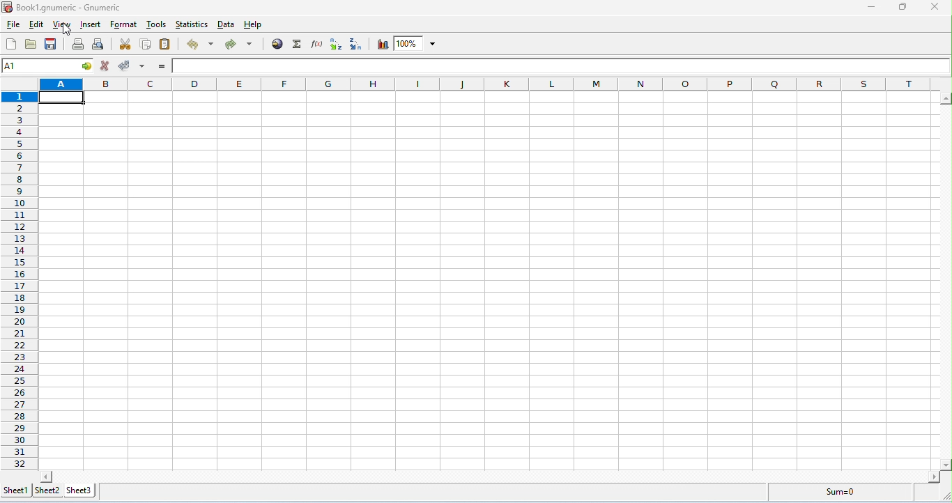  Describe the element at coordinates (254, 26) in the screenshot. I see `help` at that location.